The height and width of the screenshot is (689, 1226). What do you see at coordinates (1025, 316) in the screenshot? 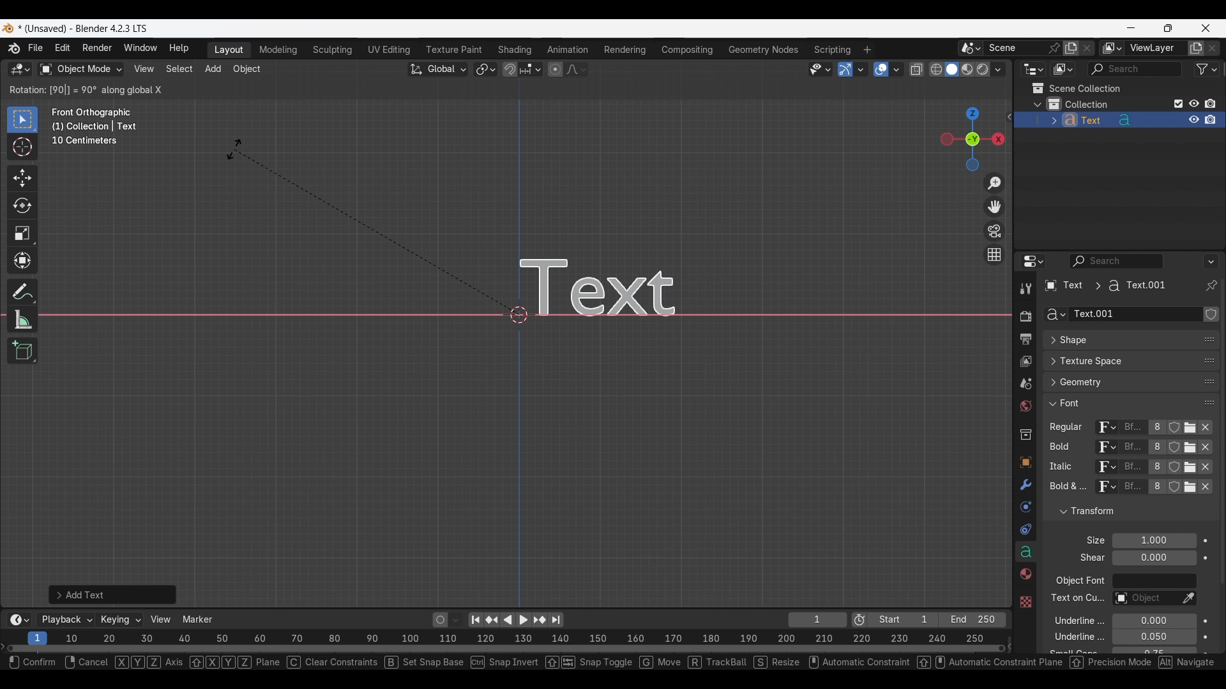
I see `Render` at bounding box center [1025, 316].